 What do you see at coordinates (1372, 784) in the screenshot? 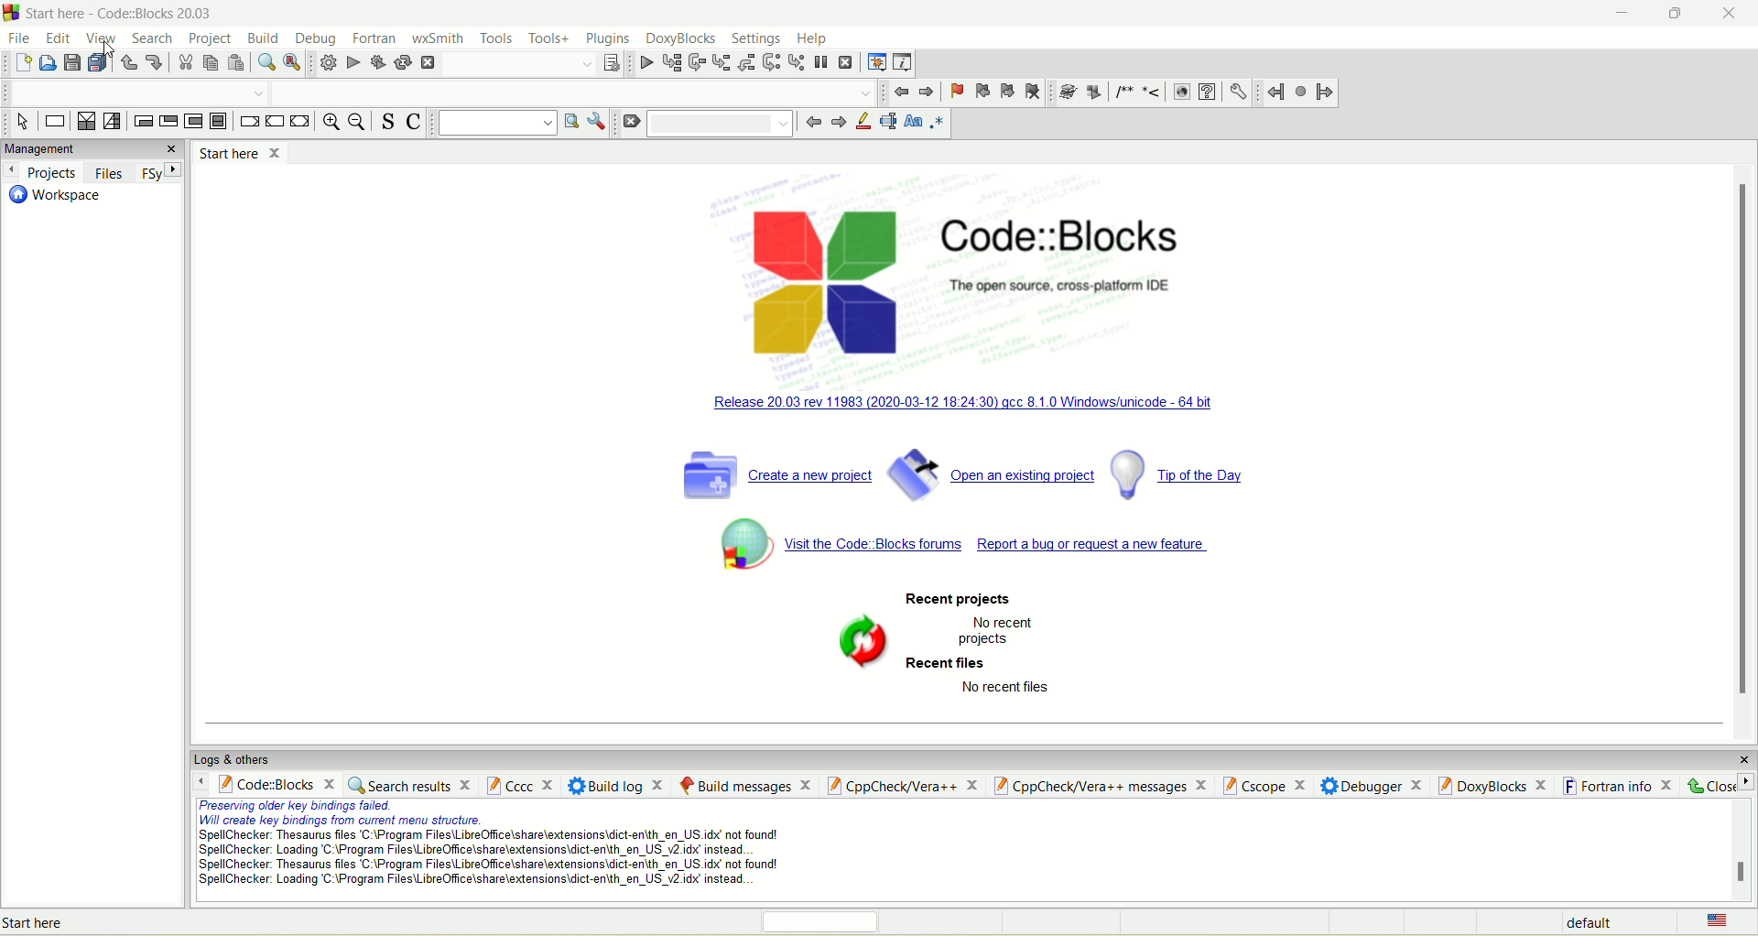
I see `debugger` at bounding box center [1372, 784].